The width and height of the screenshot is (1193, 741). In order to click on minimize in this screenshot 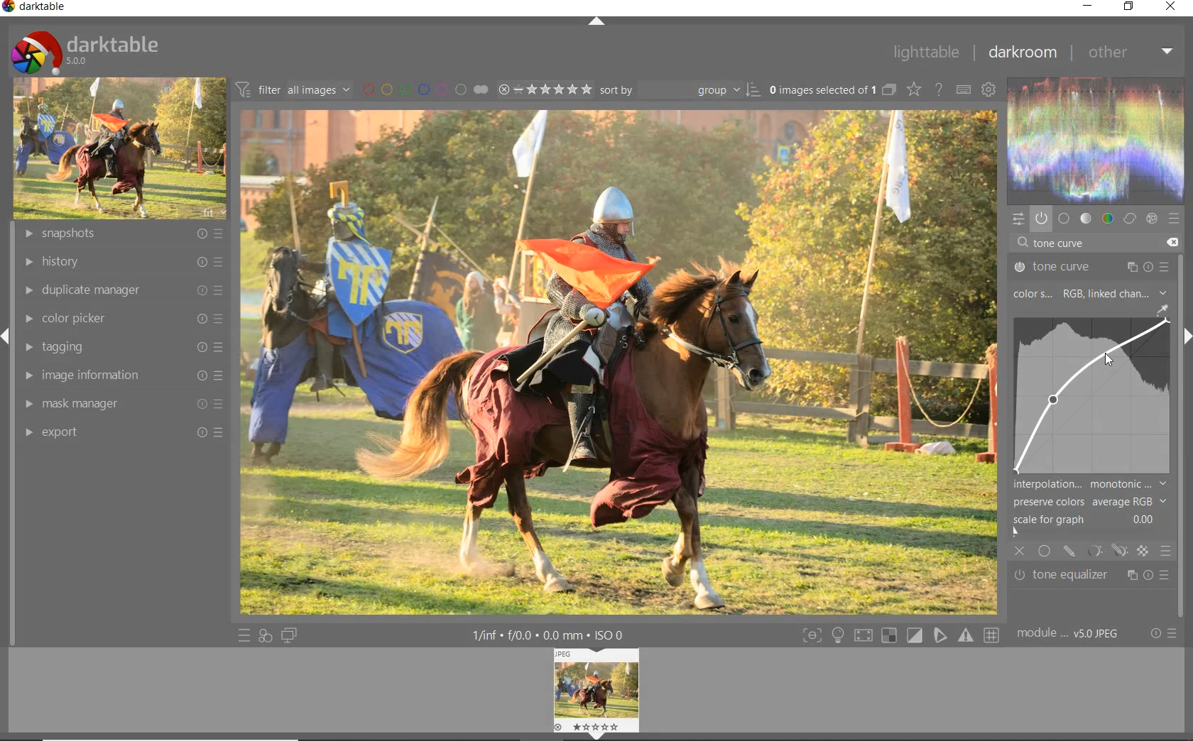, I will do `click(1090, 6)`.